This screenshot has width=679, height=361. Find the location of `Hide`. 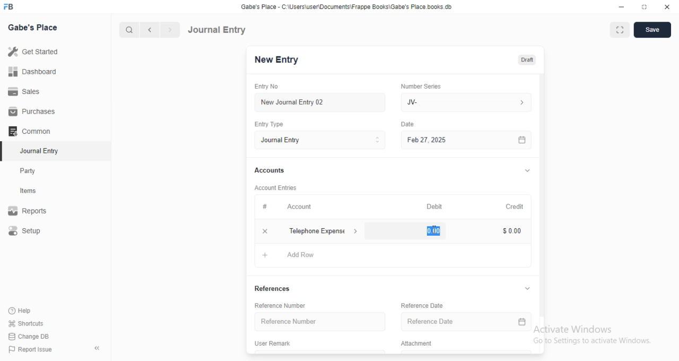

Hide is located at coordinates (528, 170).